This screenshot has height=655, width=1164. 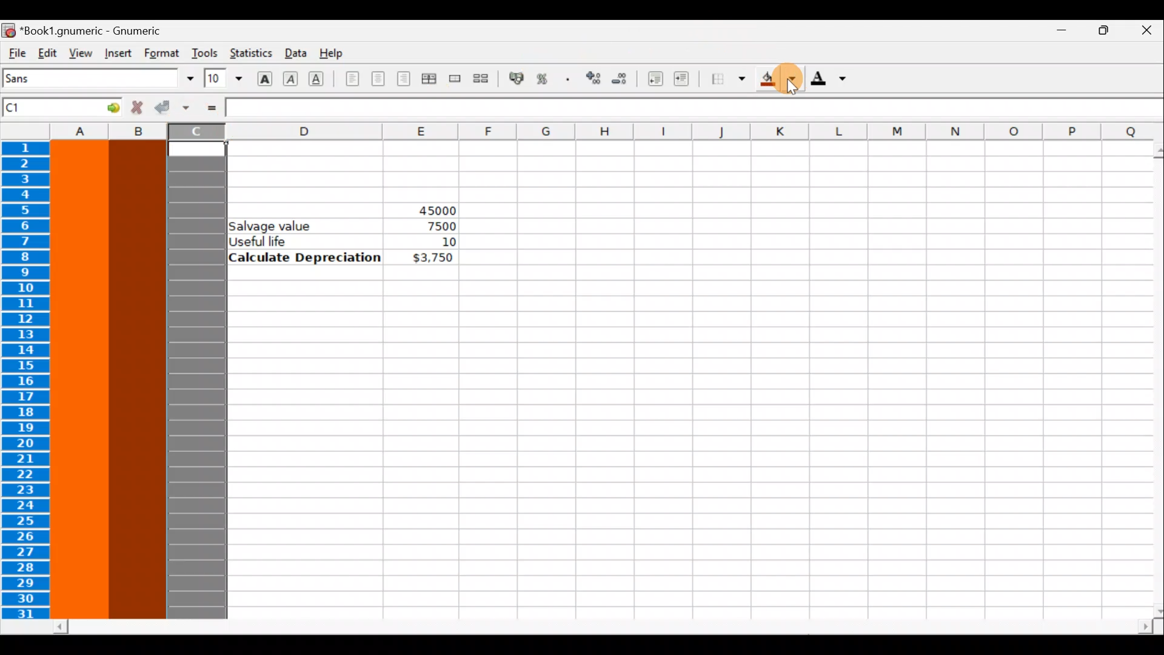 What do you see at coordinates (832, 79) in the screenshot?
I see `Foreground` at bounding box center [832, 79].